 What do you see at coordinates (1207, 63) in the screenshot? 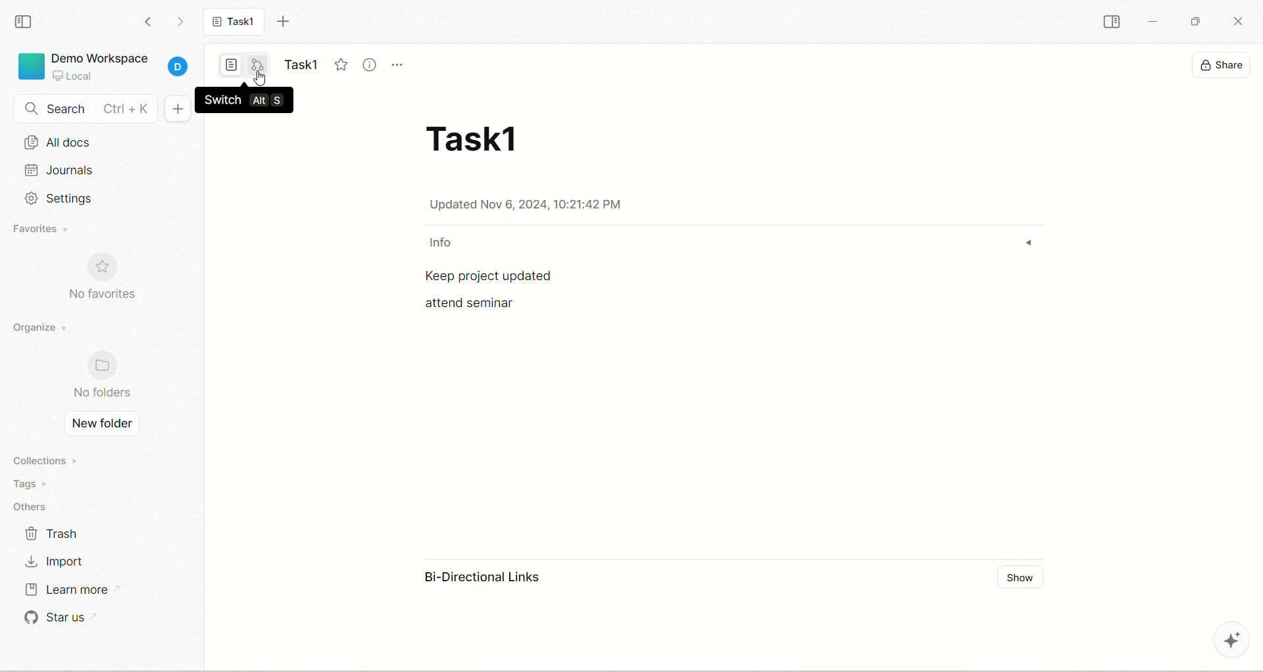
I see `display` at bounding box center [1207, 63].